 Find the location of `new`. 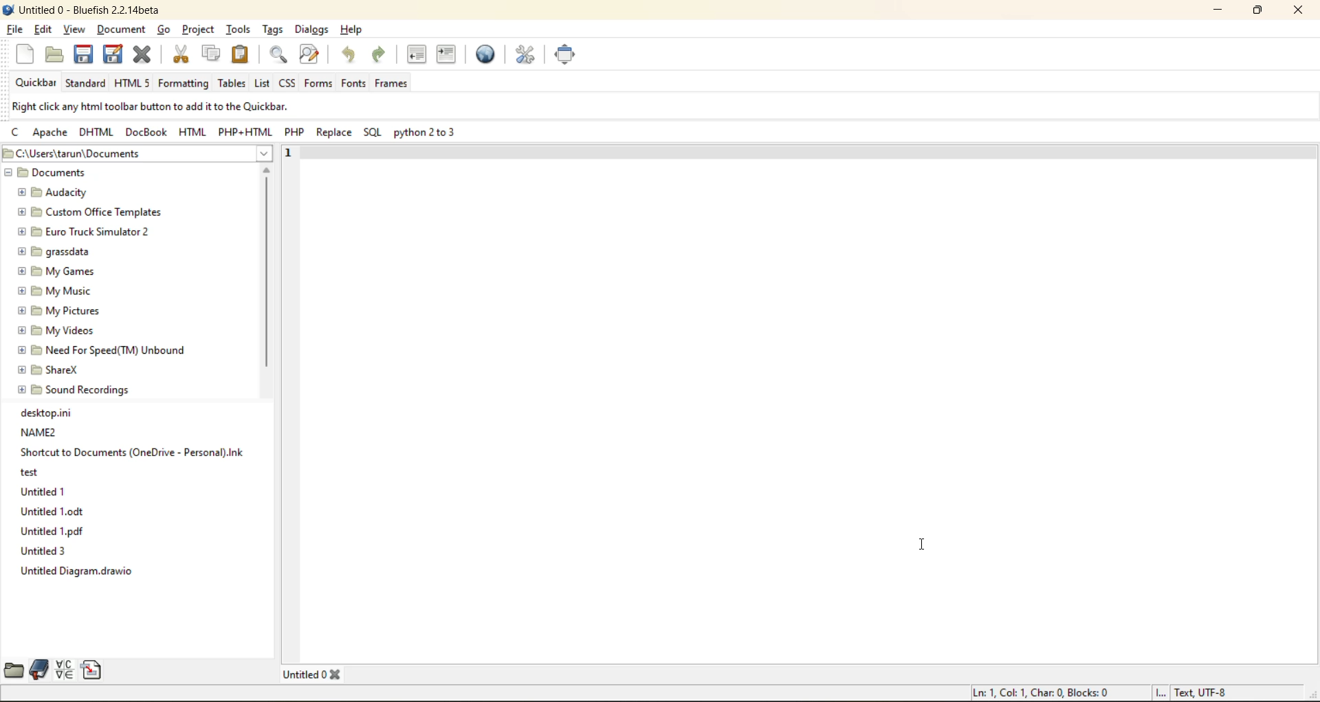

new is located at coordinates (25, 55).